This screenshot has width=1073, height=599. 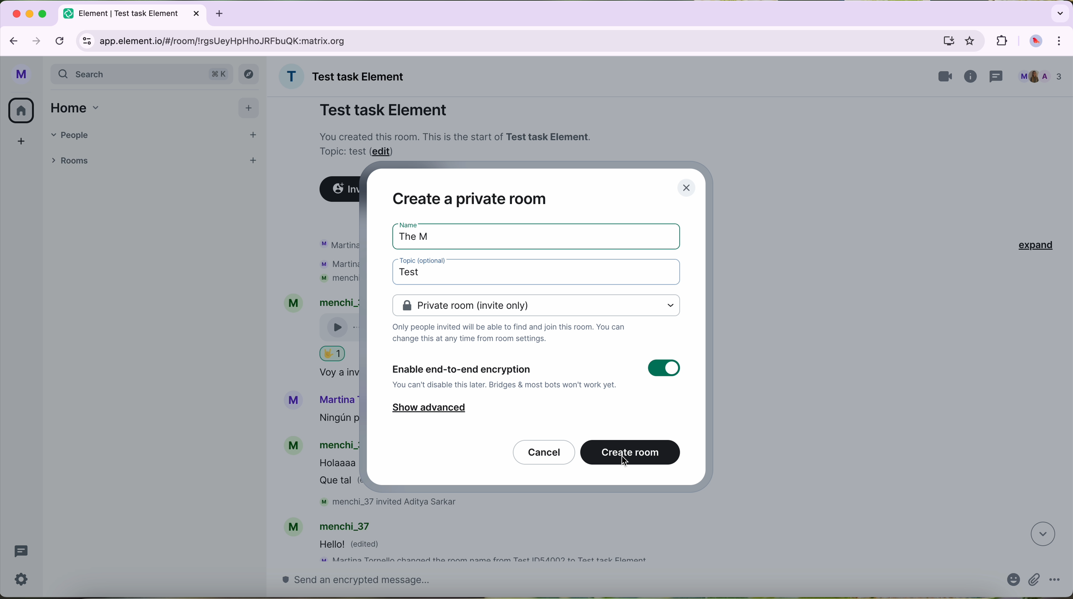 I want to click on favorites, so click(x=972, y=41).